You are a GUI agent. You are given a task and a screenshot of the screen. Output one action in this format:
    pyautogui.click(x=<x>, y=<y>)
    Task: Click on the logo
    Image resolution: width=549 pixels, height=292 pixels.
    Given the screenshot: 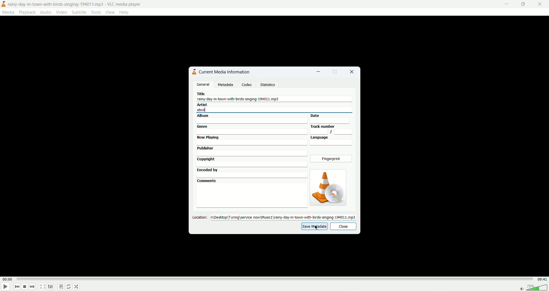 What is the action you would take?
    pyautogui.click(x=3, y=4)
    